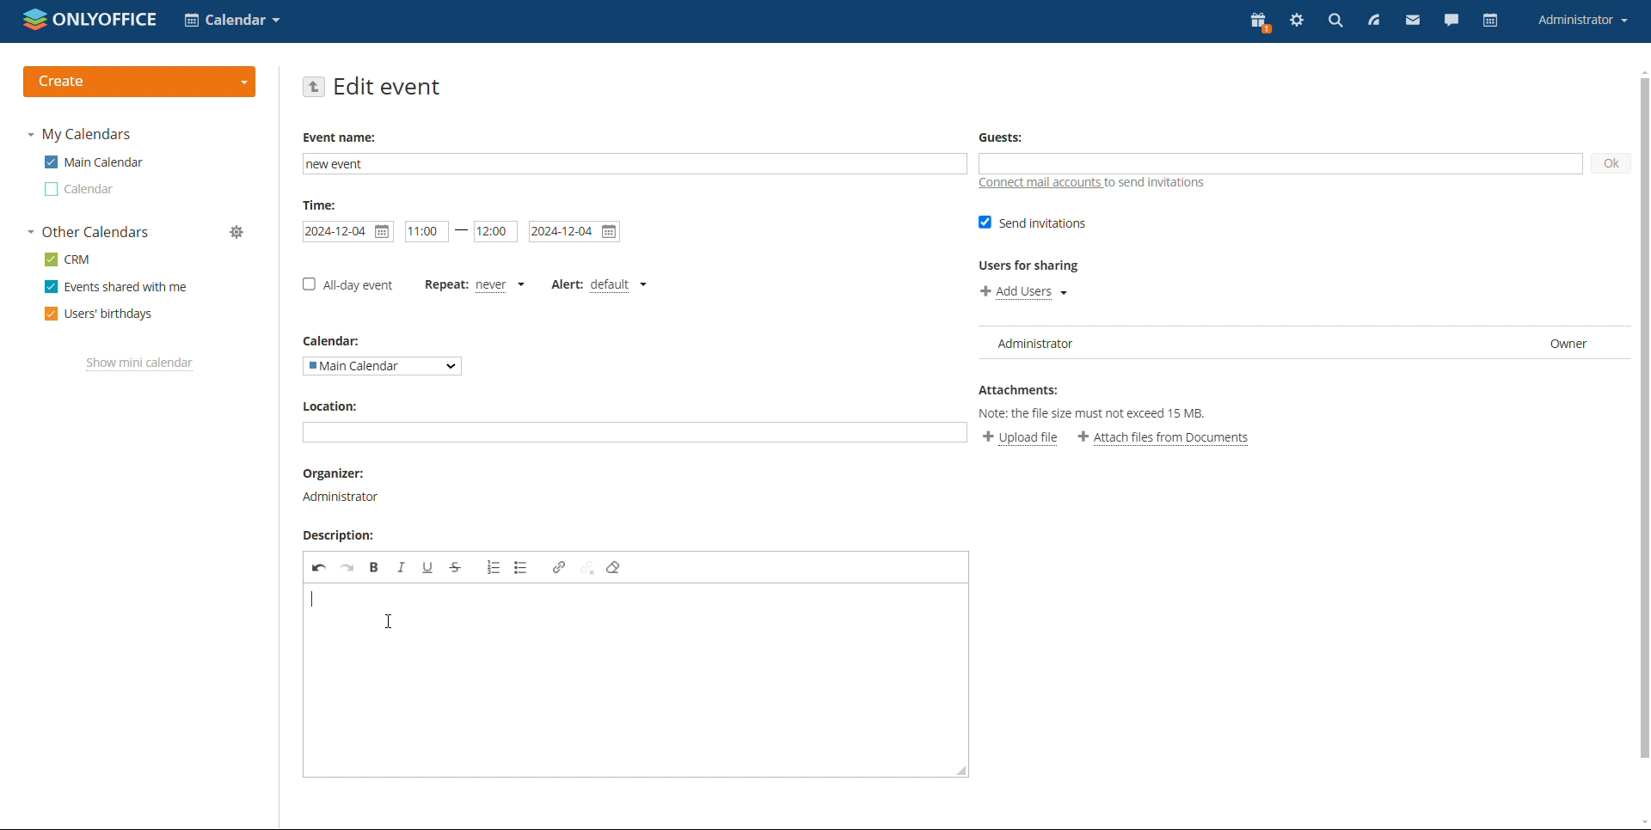 Image resolution: width=1651 pixels, height=830 pixels. What do you see at coordinates (498, 284) in the screenshot?
I see `never` at bounding box center [498, 284].